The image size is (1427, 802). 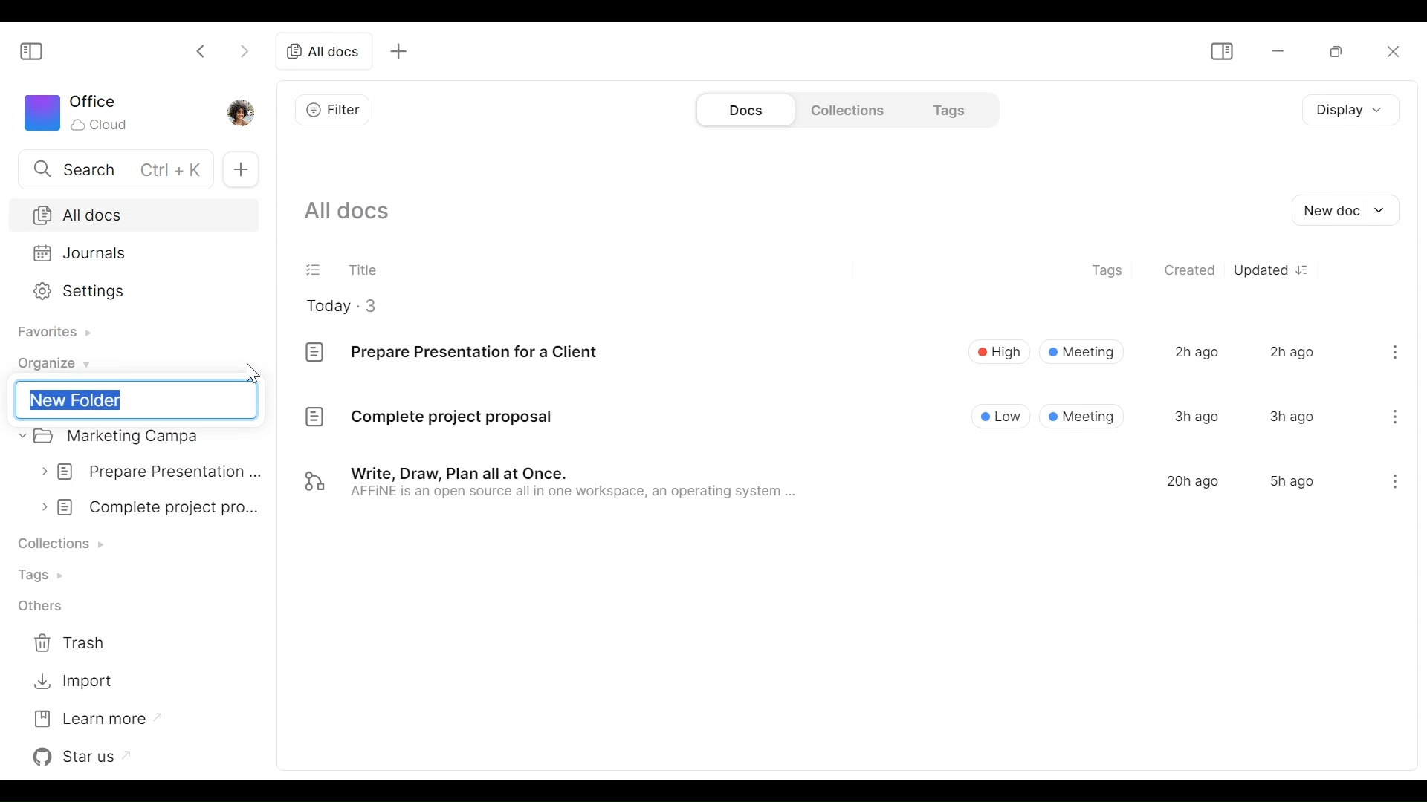 What do you see at coordinates (998, 351) in the screenshot?
I see `High` at bounding box center [998, 351].